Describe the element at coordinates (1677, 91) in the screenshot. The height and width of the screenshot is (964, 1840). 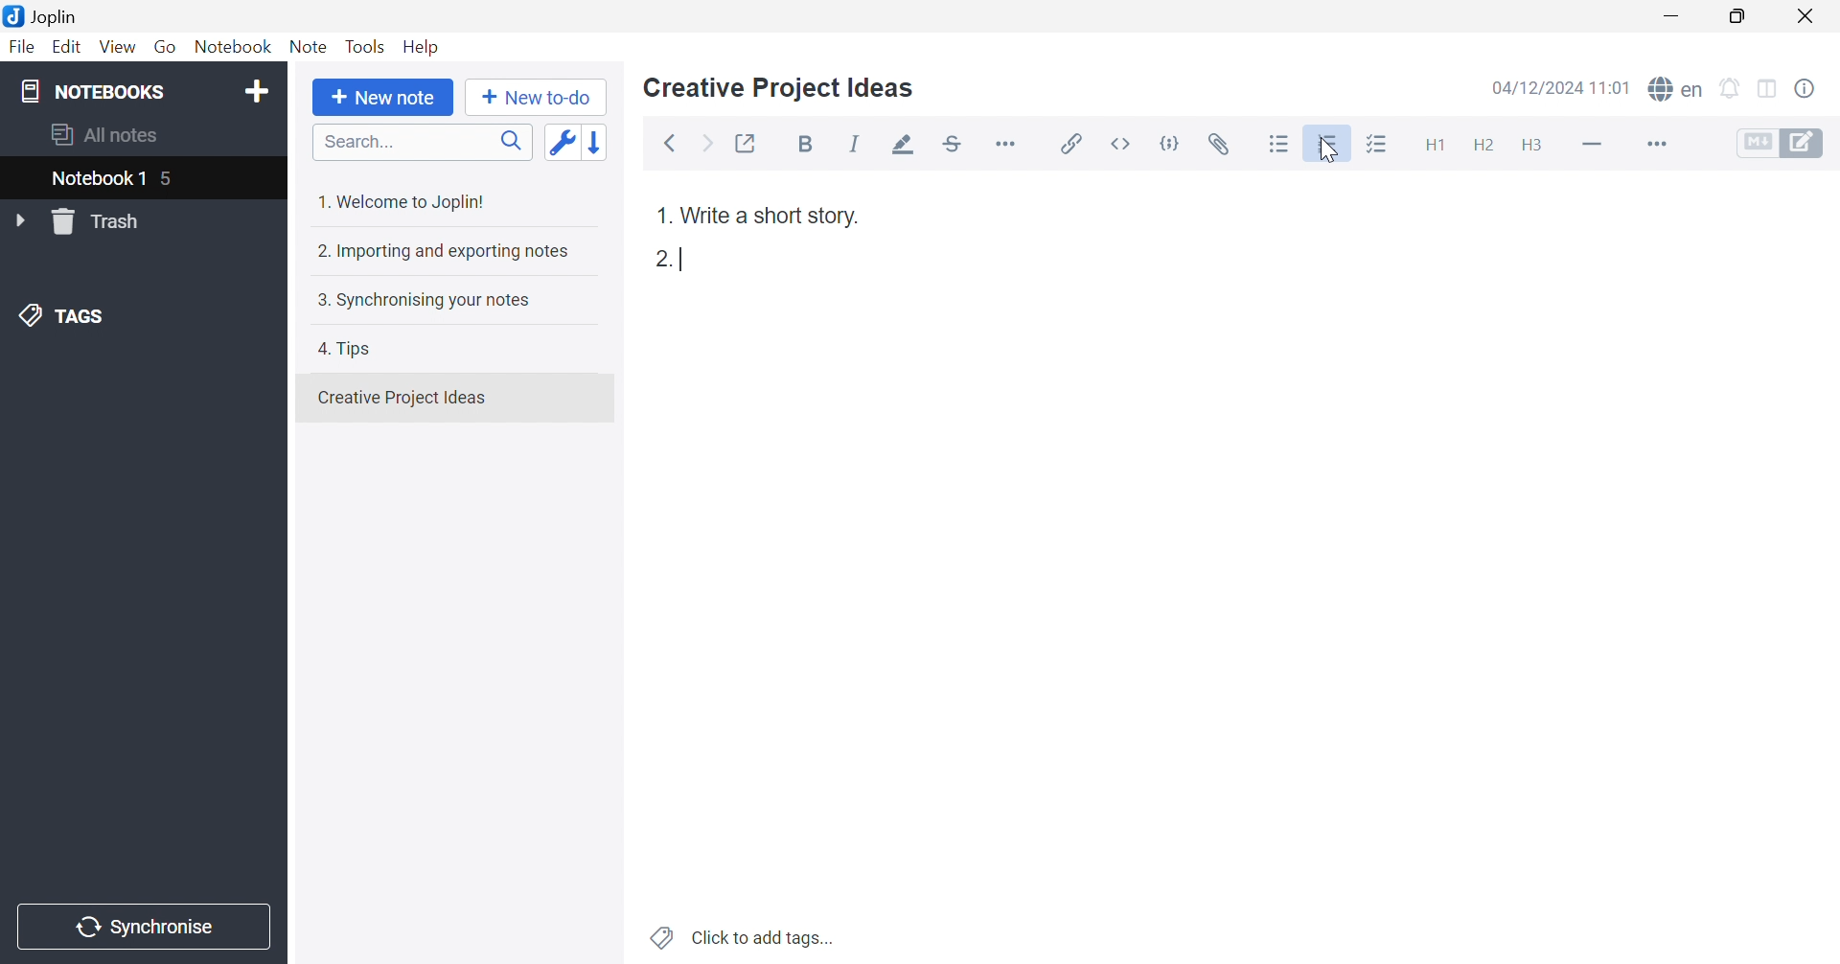
I see `Spell check` at that location.